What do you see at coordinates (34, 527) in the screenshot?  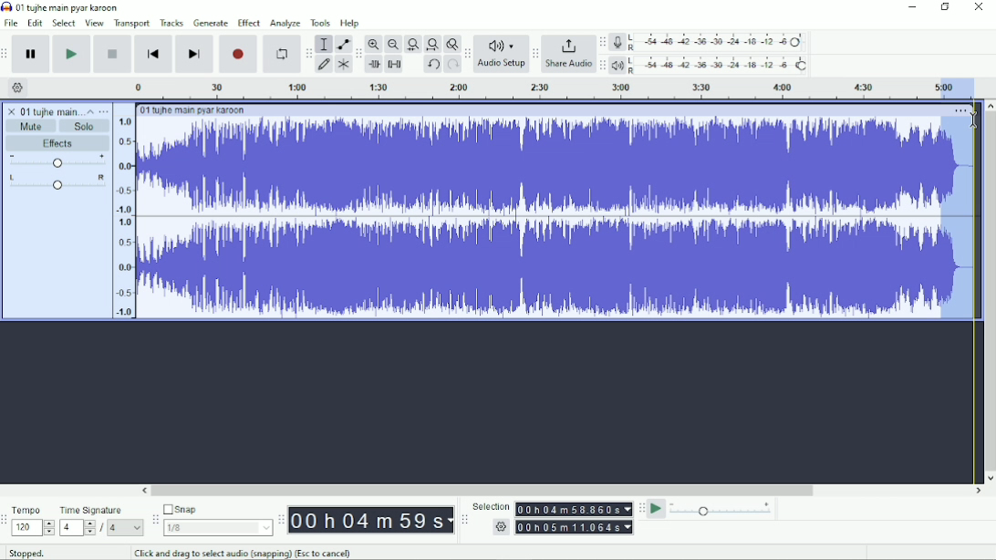 I see `120` at bounding box center [34, 527].